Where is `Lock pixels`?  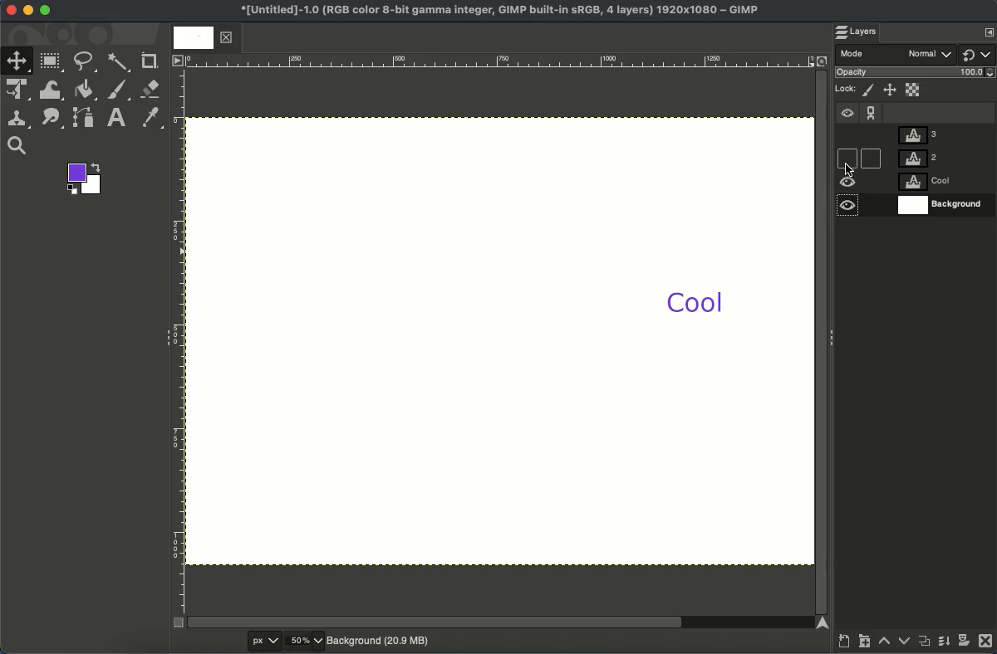 Lock pixels is located at coordinates (870, 90).